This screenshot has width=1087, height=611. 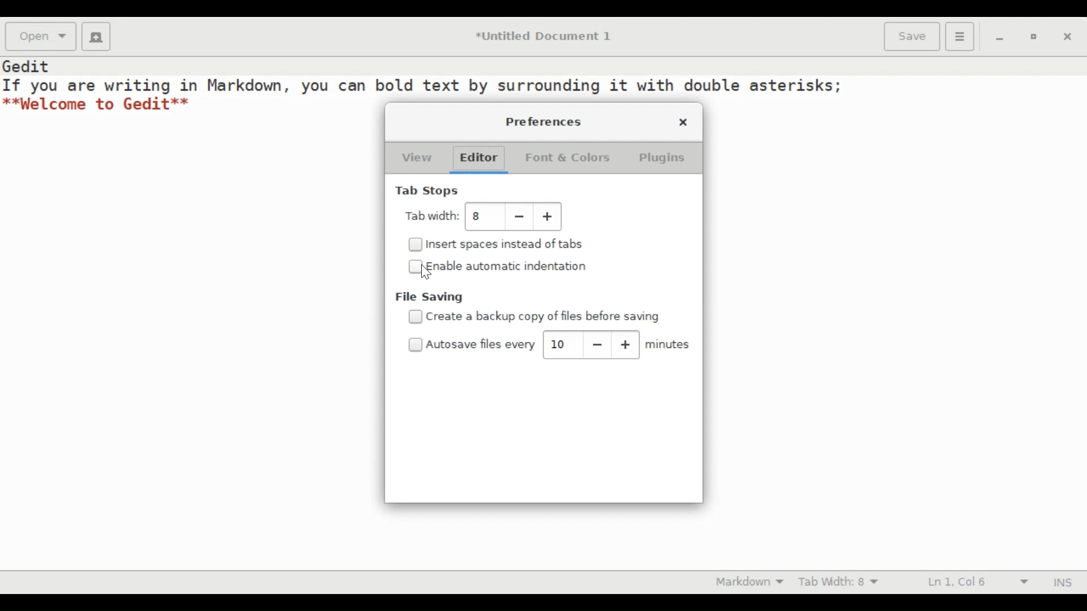 I want to click on *Untitled Document 1, so click(x=547, y=37).